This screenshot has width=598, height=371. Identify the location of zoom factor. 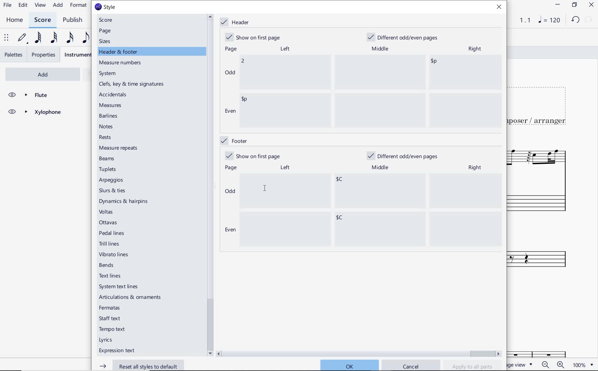
(582, 365).